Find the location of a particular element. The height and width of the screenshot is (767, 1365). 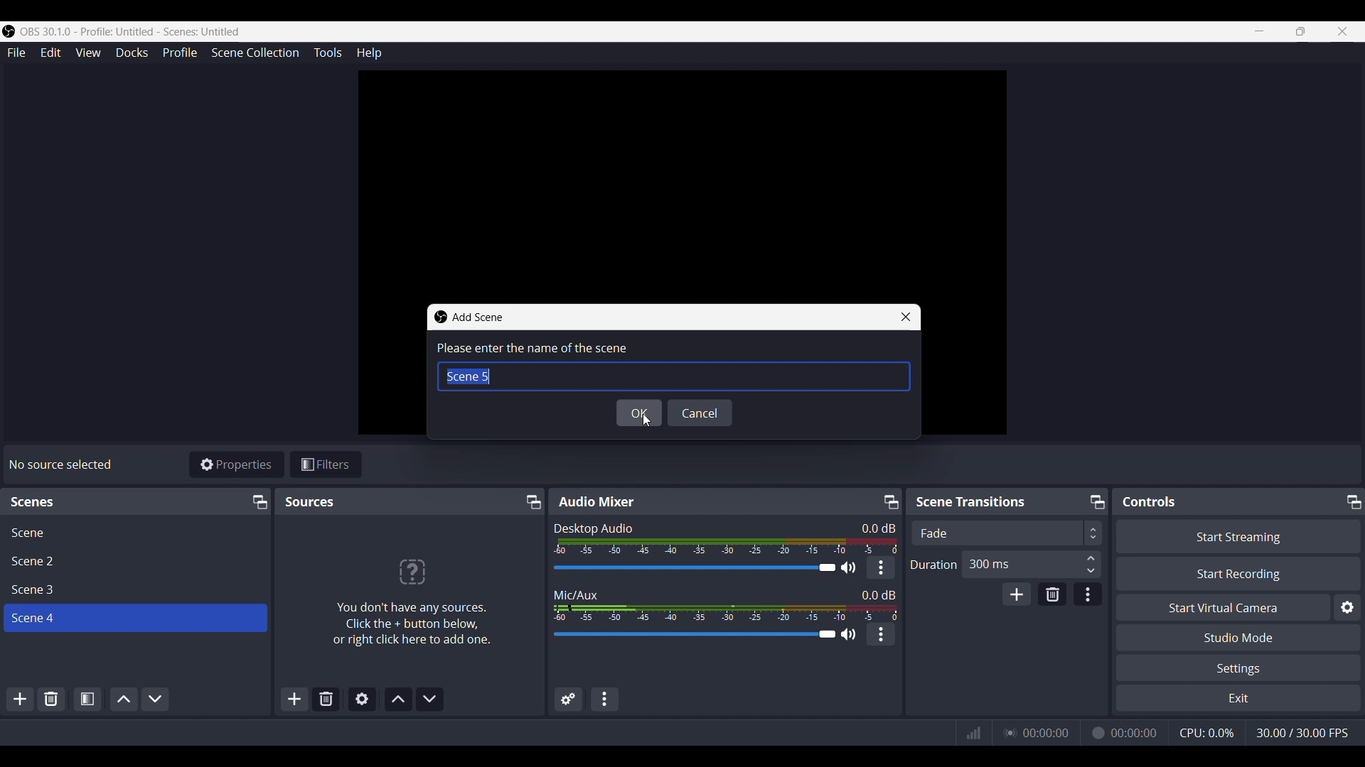

More is located at coordinates (881, 634).